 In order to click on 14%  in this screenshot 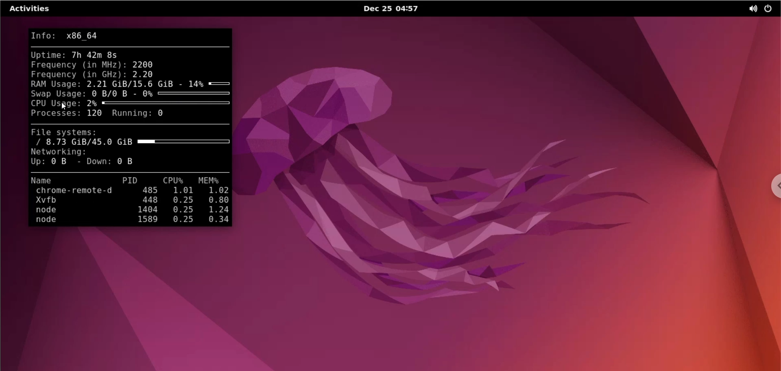, I will do `click(210, 83)`.